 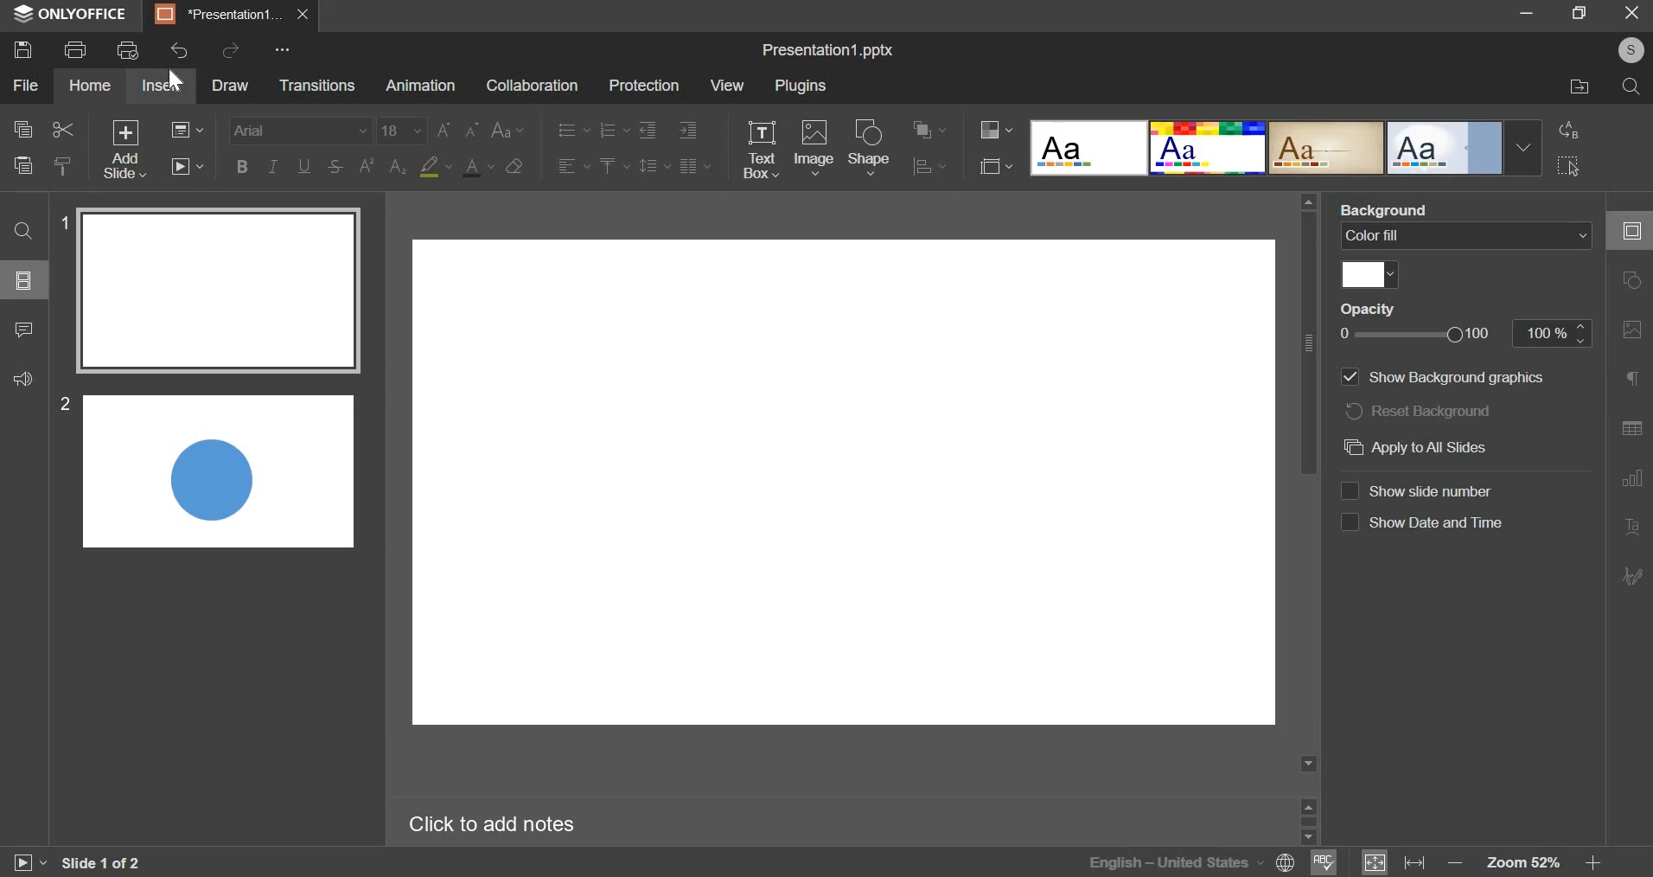 I want to click on text box, so click(x=762, y=149).